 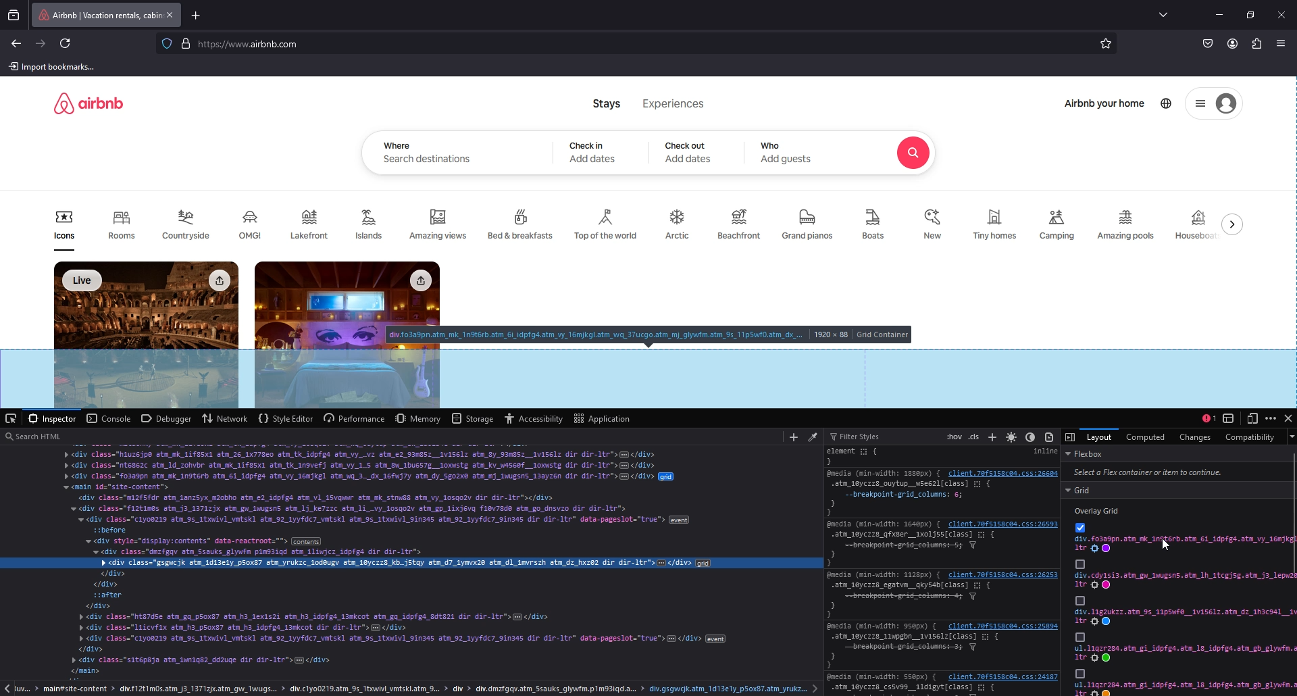 I want to click on Countryside , so click(x=188, y=224).